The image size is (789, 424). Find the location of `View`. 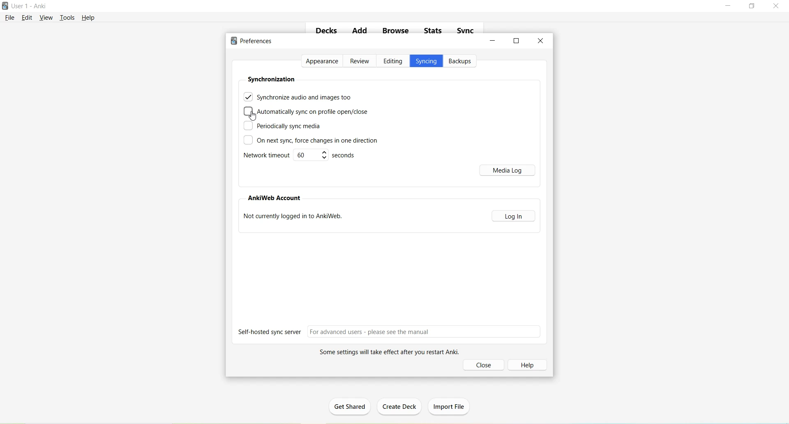

View is located at coordinates (46, 17).